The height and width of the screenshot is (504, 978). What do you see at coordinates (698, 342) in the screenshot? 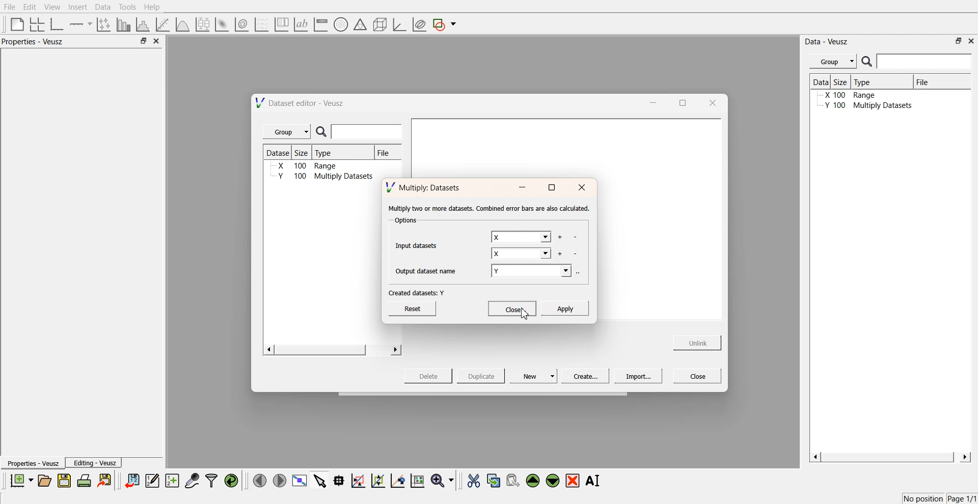
I see `Unlink` at bounding box center [698, 342].